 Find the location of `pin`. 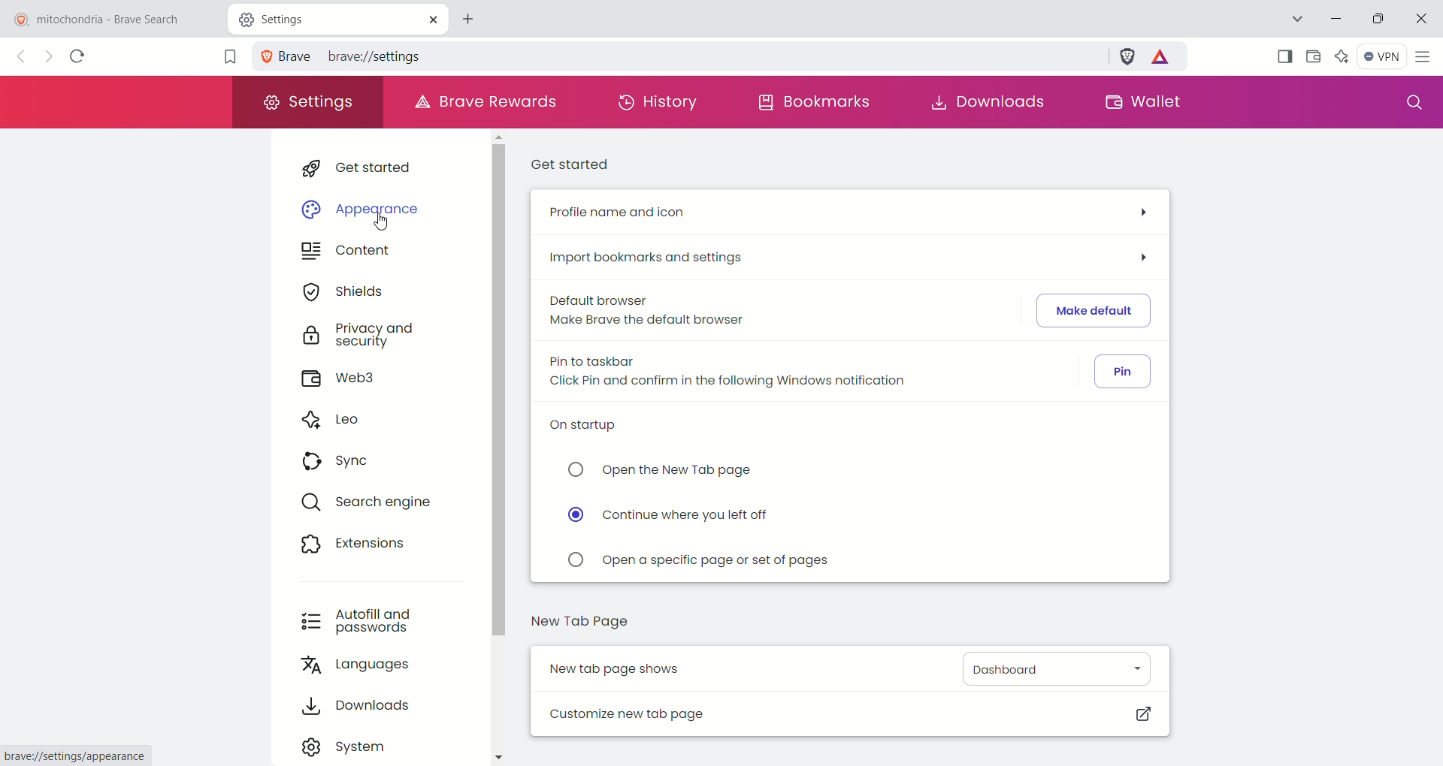

pin is located at coordinates (1124, 372).